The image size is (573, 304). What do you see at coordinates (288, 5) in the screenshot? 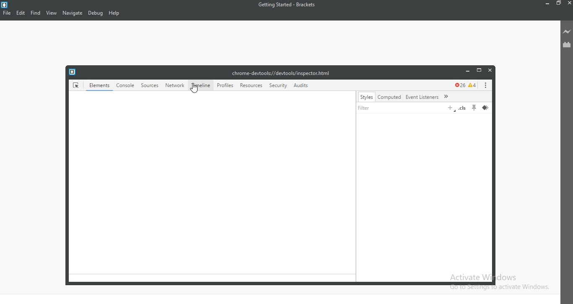
I see `Getting Started - Brackets` at bounding box center [288, 5].